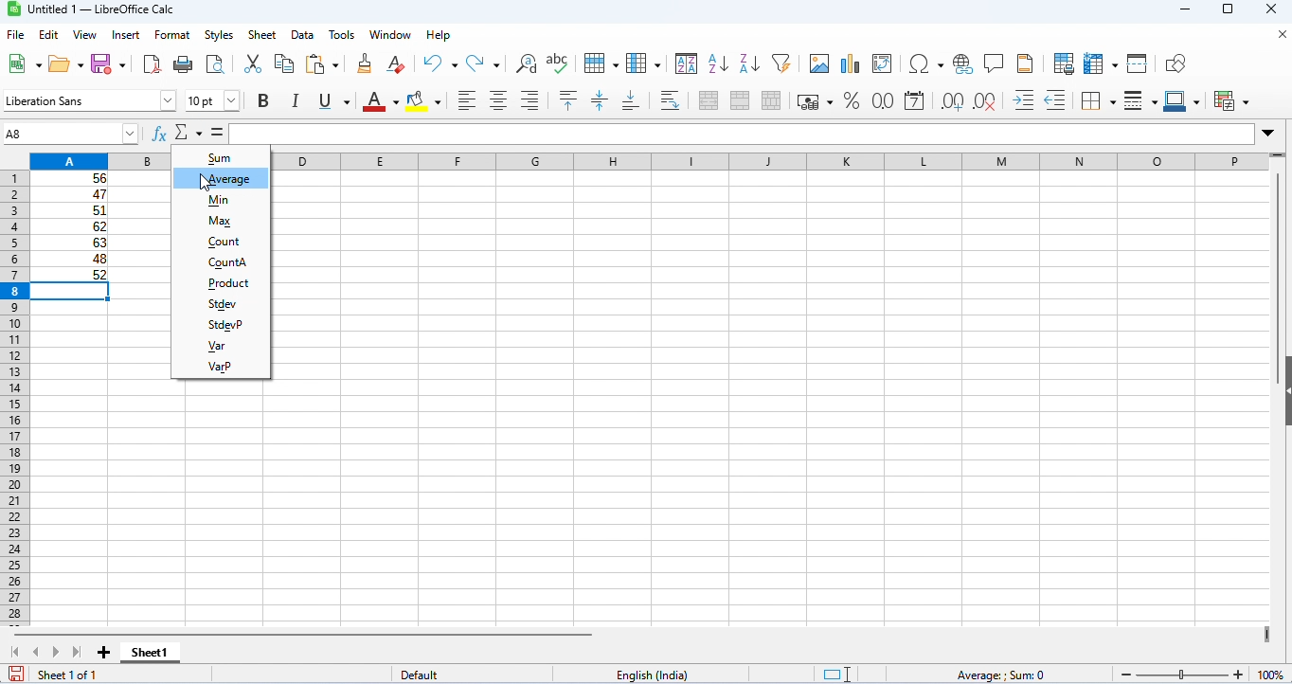  Describe the element at coordinates (740, 100) in the screenshot. I see `merge cells` at that location.